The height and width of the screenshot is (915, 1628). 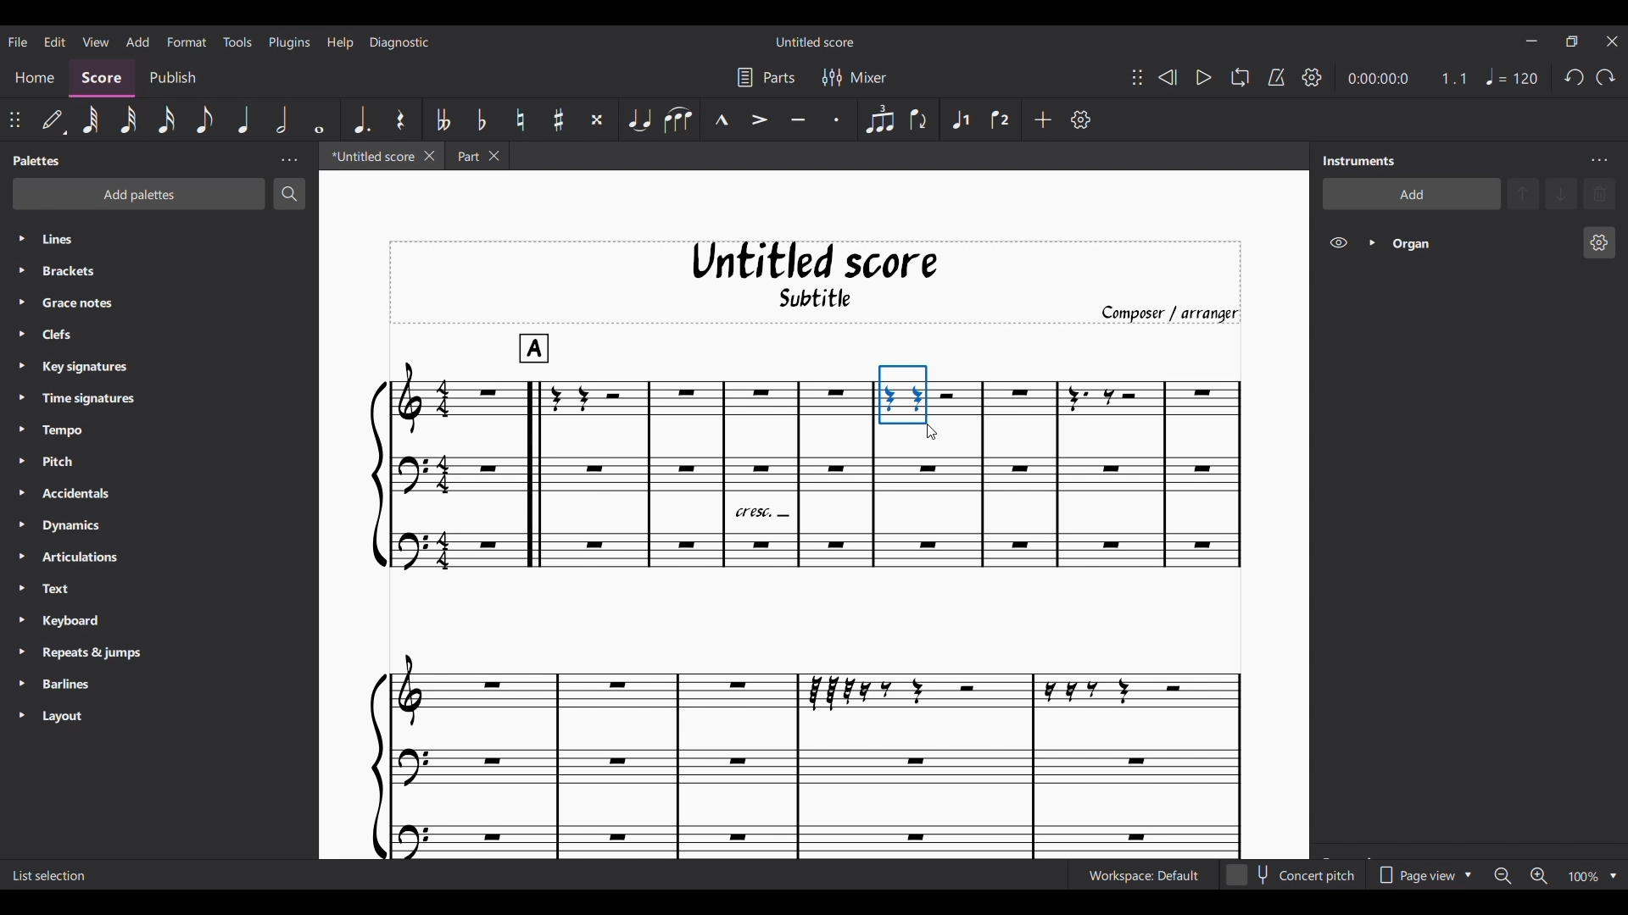 I want to click on Marcato, so click(x=721, y=120).